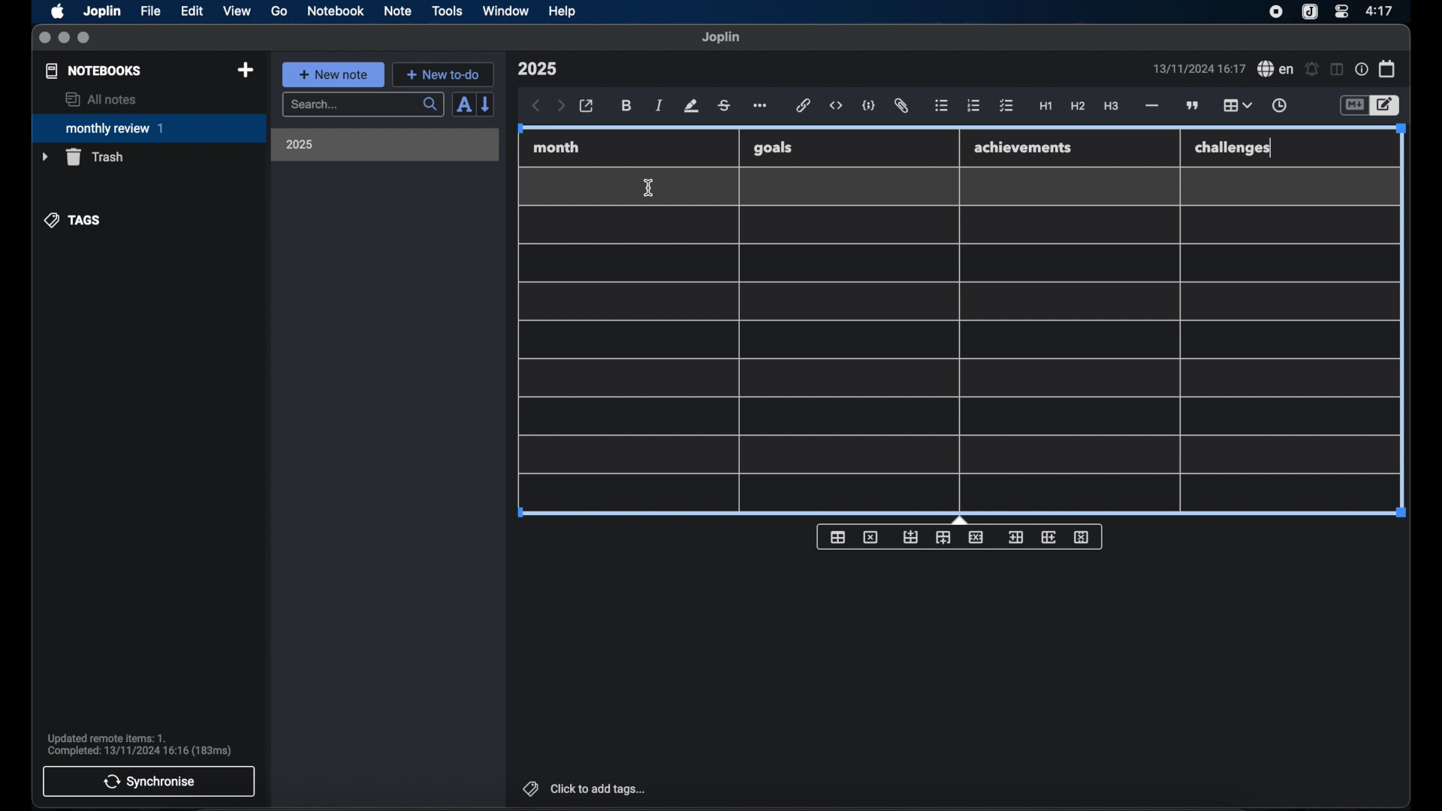 This screenshot has height=811, width=1442. Describe the element at coordinates (363, 106) in the screenshot. I see `search bar` at that location.